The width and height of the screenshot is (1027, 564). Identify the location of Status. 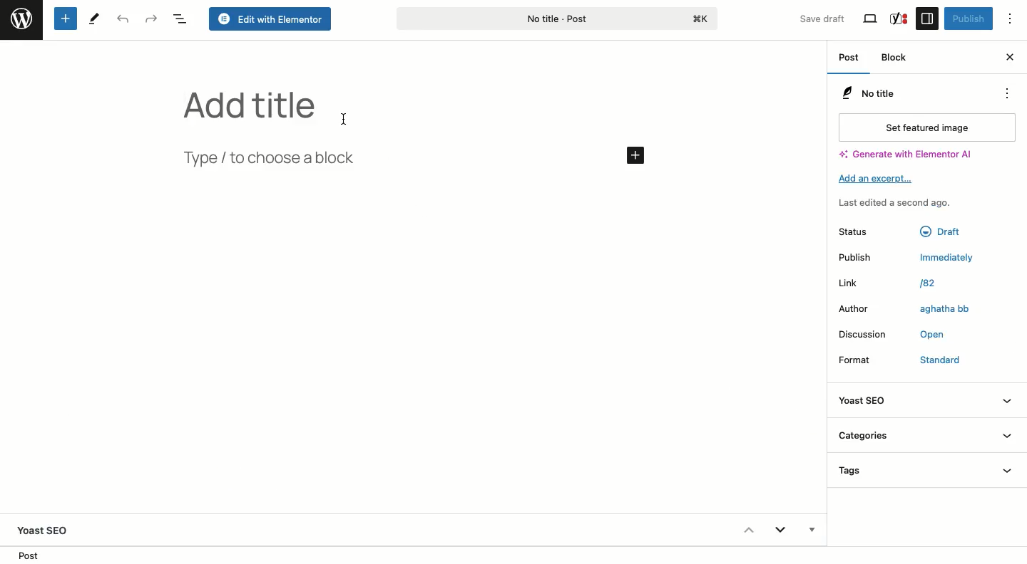
(857, 231).